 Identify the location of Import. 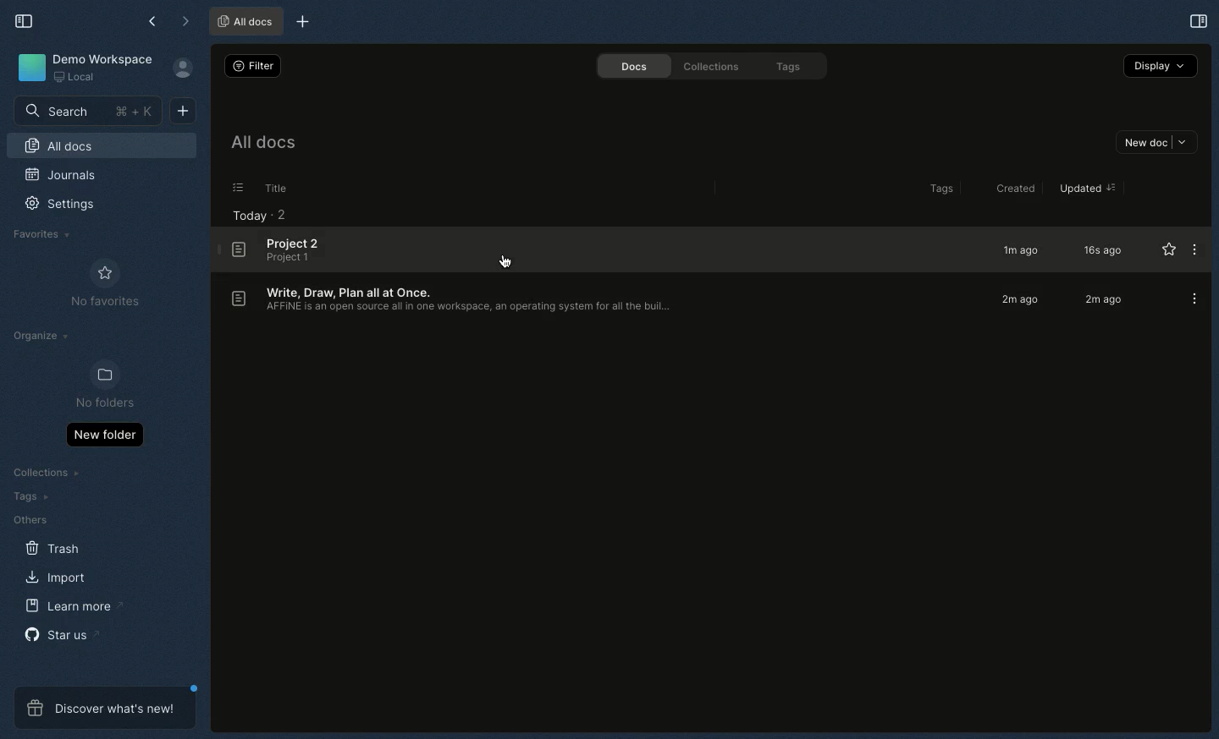
(52, 575).